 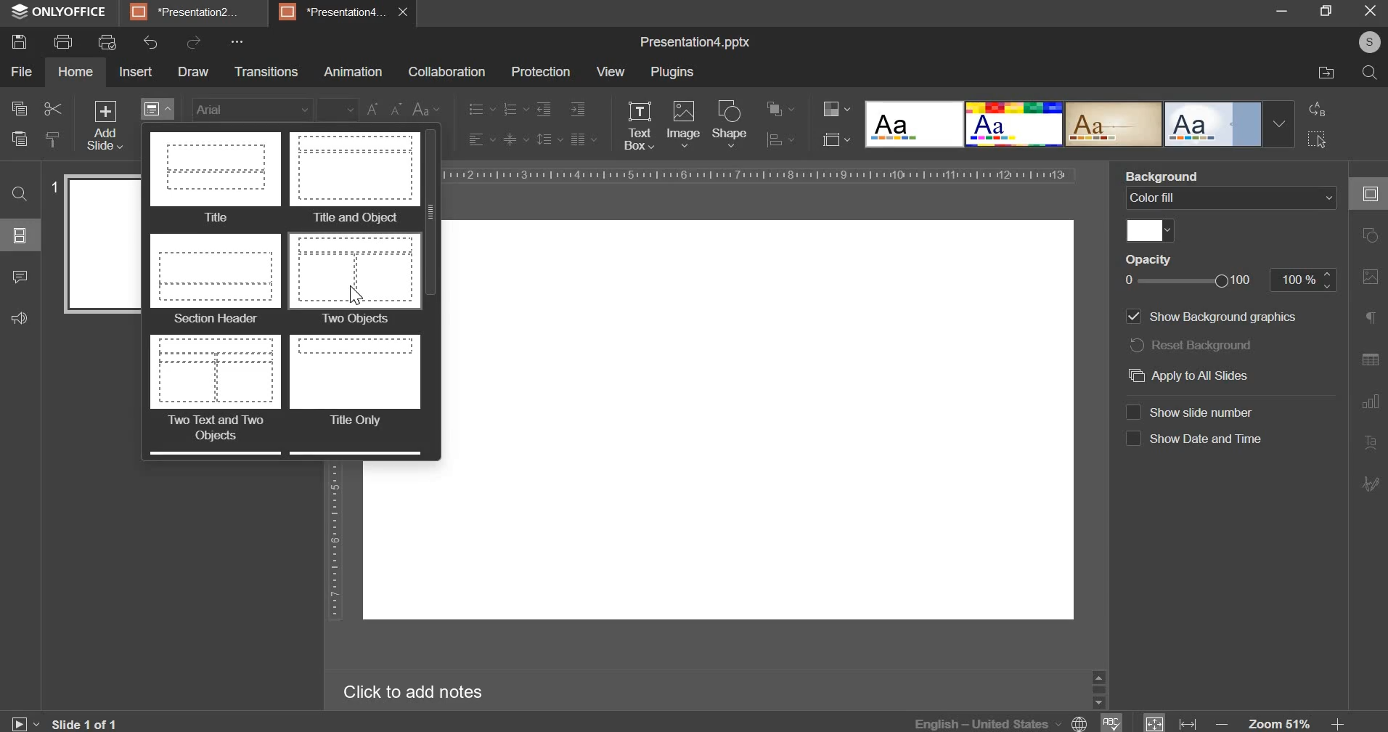 What do you see at coordinates (20, 42) in the screenshot?
I see `save` at bounding box center [20, 42].